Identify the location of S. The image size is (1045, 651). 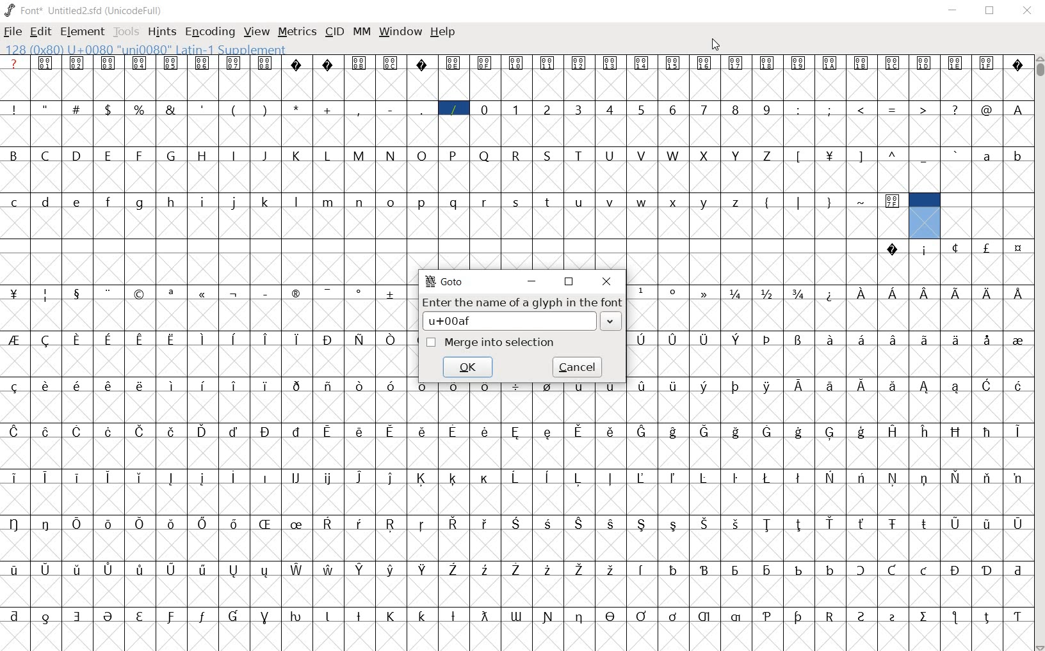
(548, 156).